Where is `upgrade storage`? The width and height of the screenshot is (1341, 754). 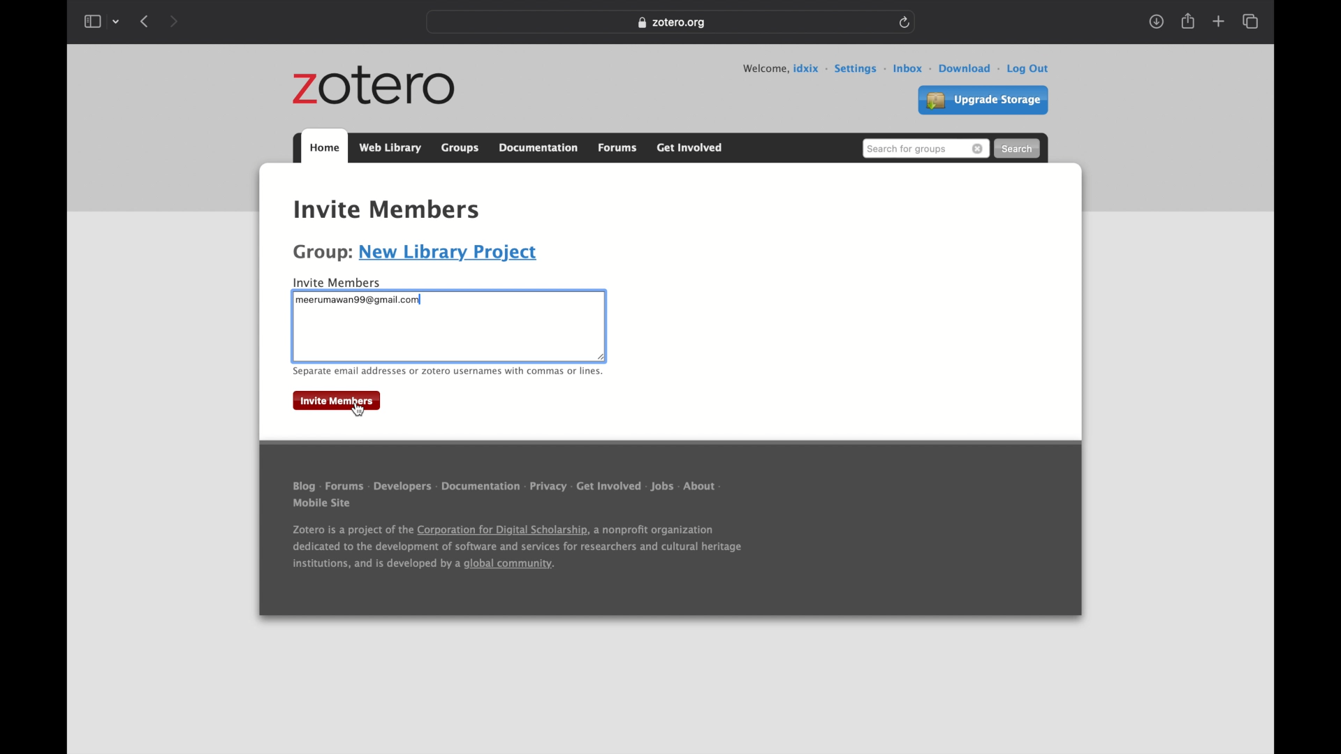 upgrade storage is located at coordinates (982, 101).